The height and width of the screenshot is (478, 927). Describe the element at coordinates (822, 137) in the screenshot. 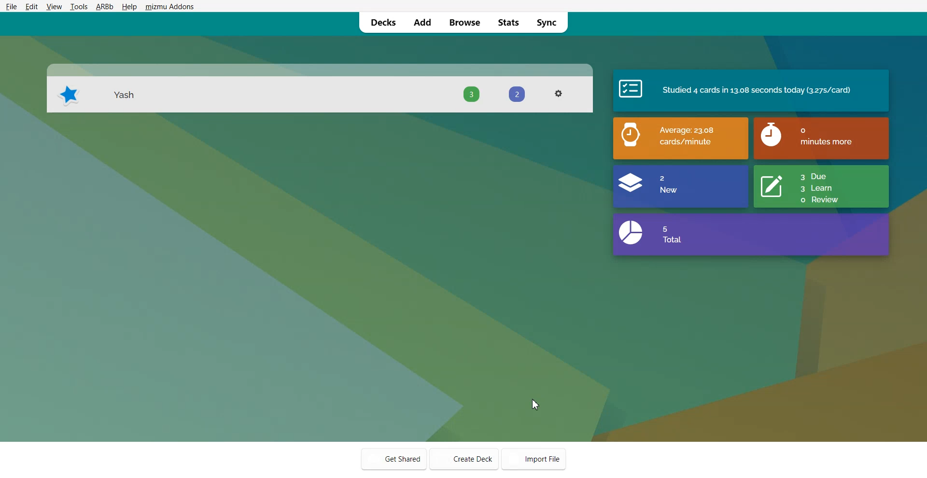

I see `0 Minutes more` at that location.